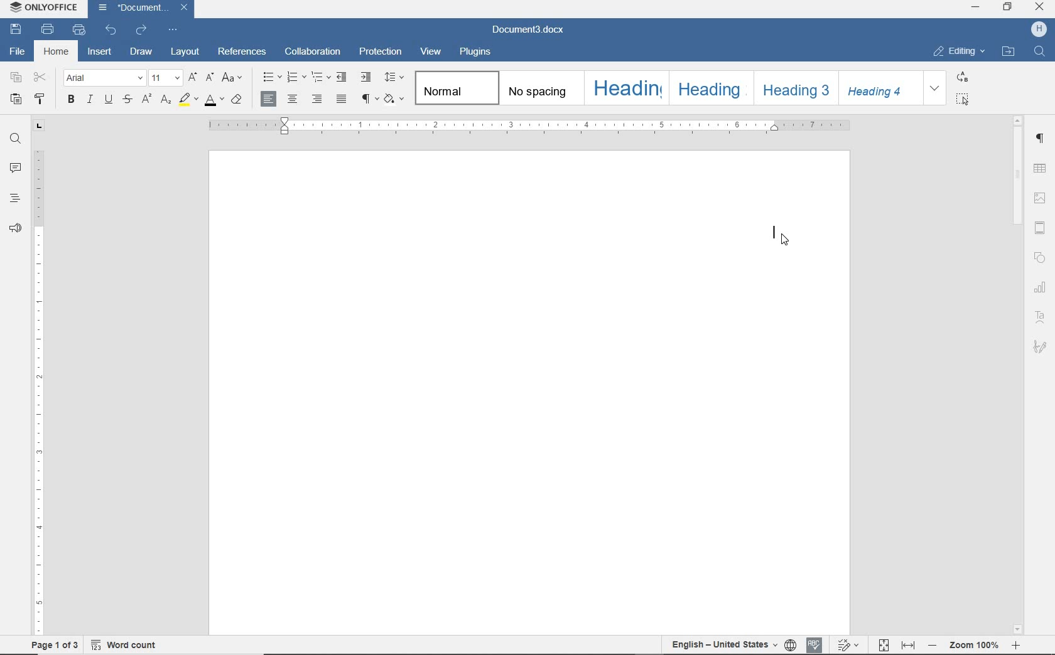 This screenshot has height=655, width=1055. Describe the element at coordinates (41, 99) in the screenshot. I see `COPY STYLE` at that location.